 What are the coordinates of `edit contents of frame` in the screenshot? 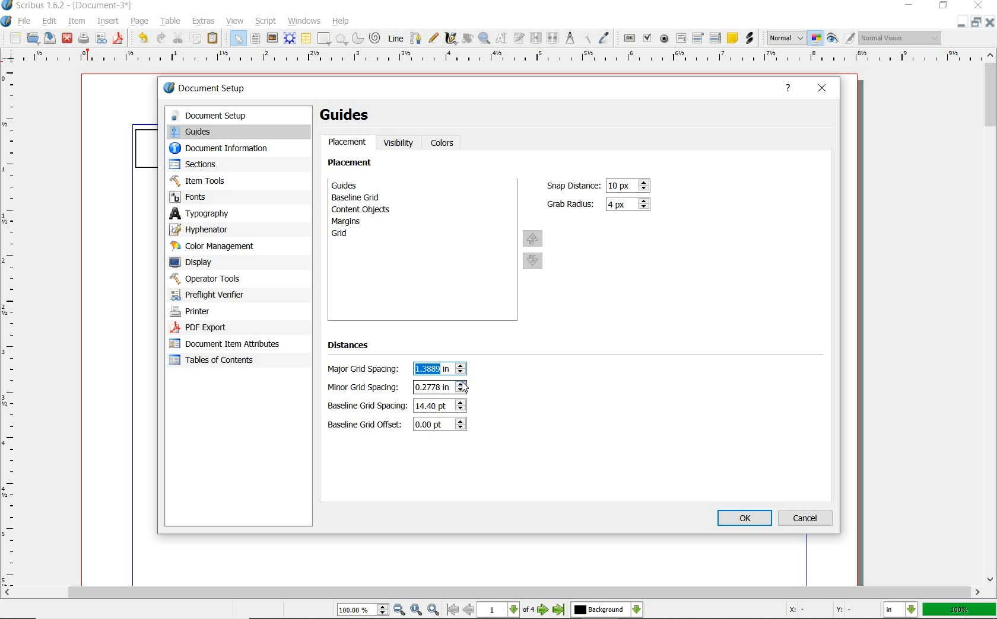 It's located at (501, 38).